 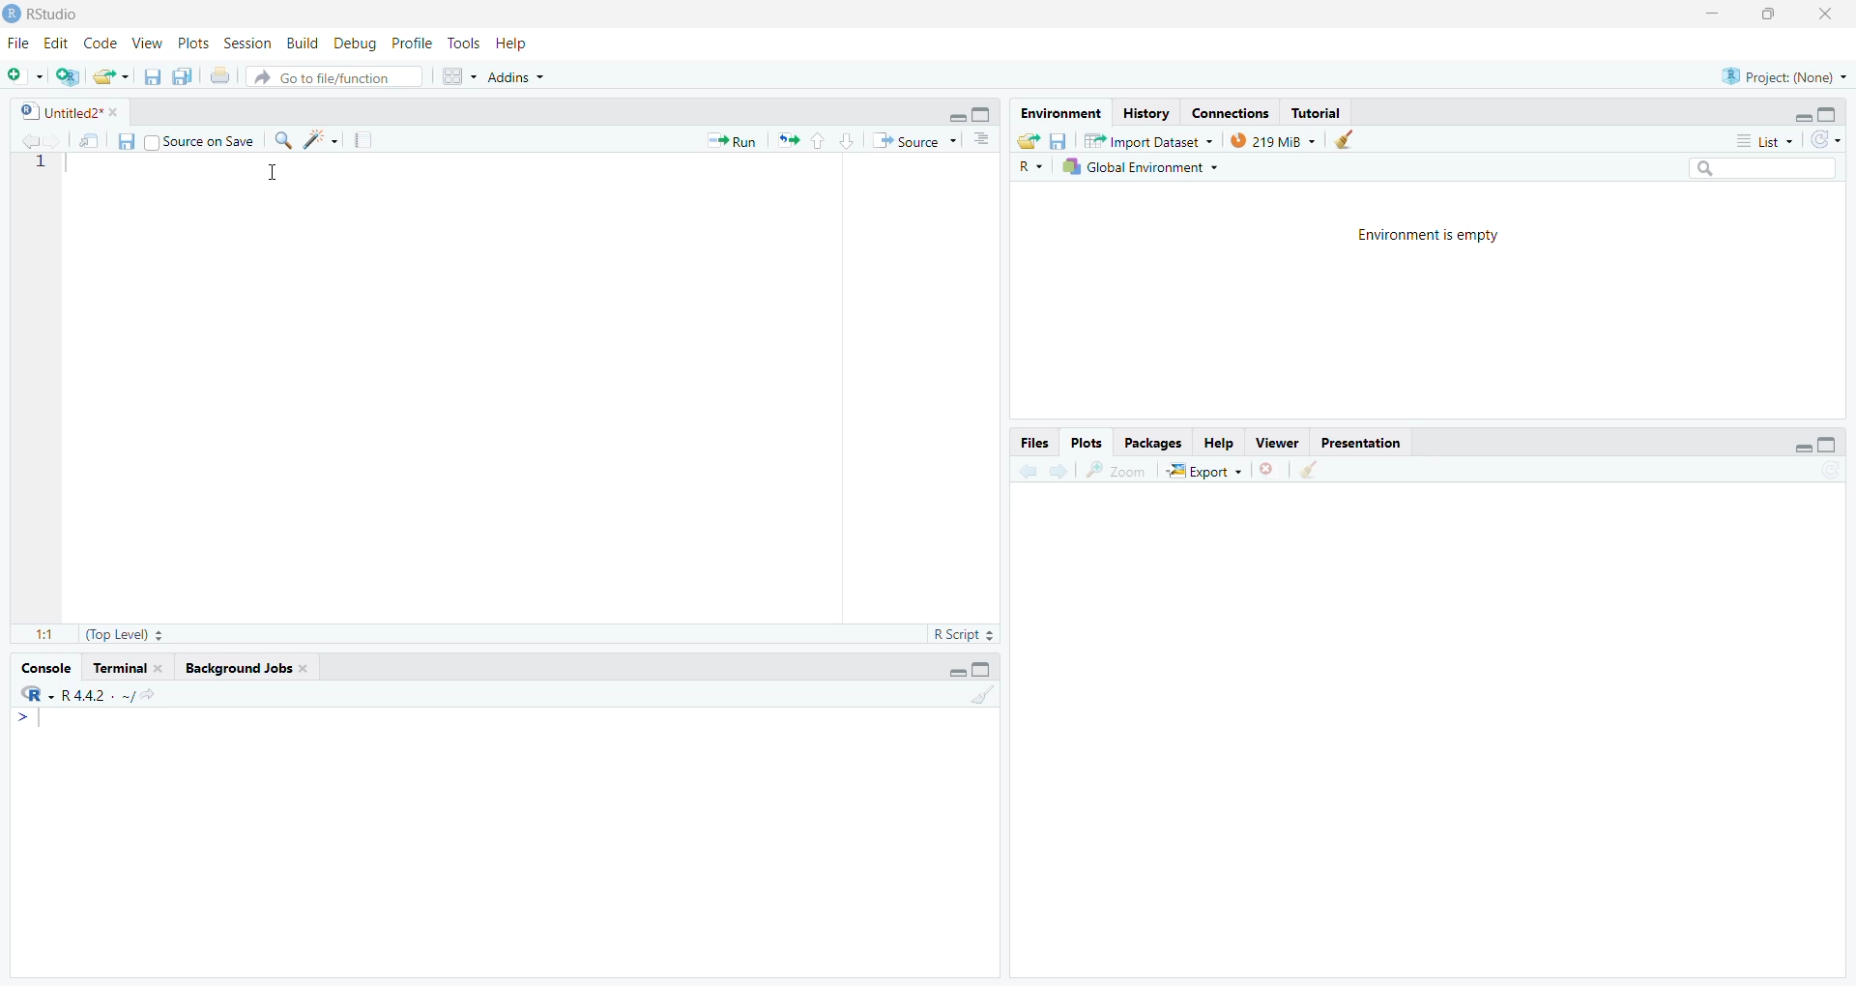 I want to click on File, so click(x=21, y=42).